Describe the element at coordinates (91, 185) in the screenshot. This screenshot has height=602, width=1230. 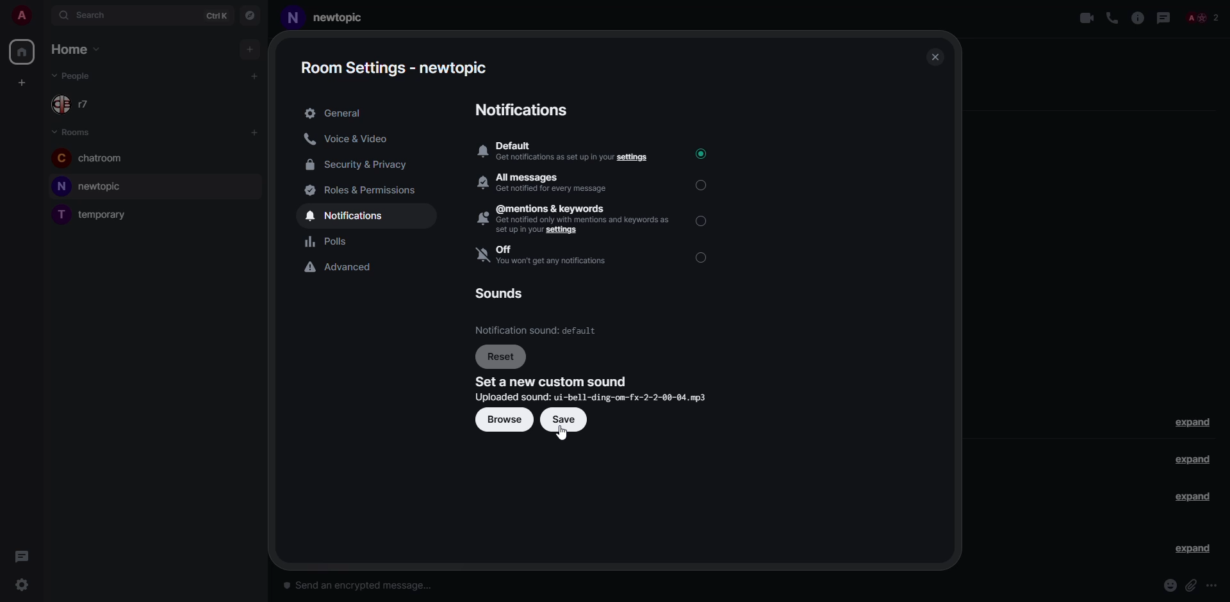
I see `room` at that location.